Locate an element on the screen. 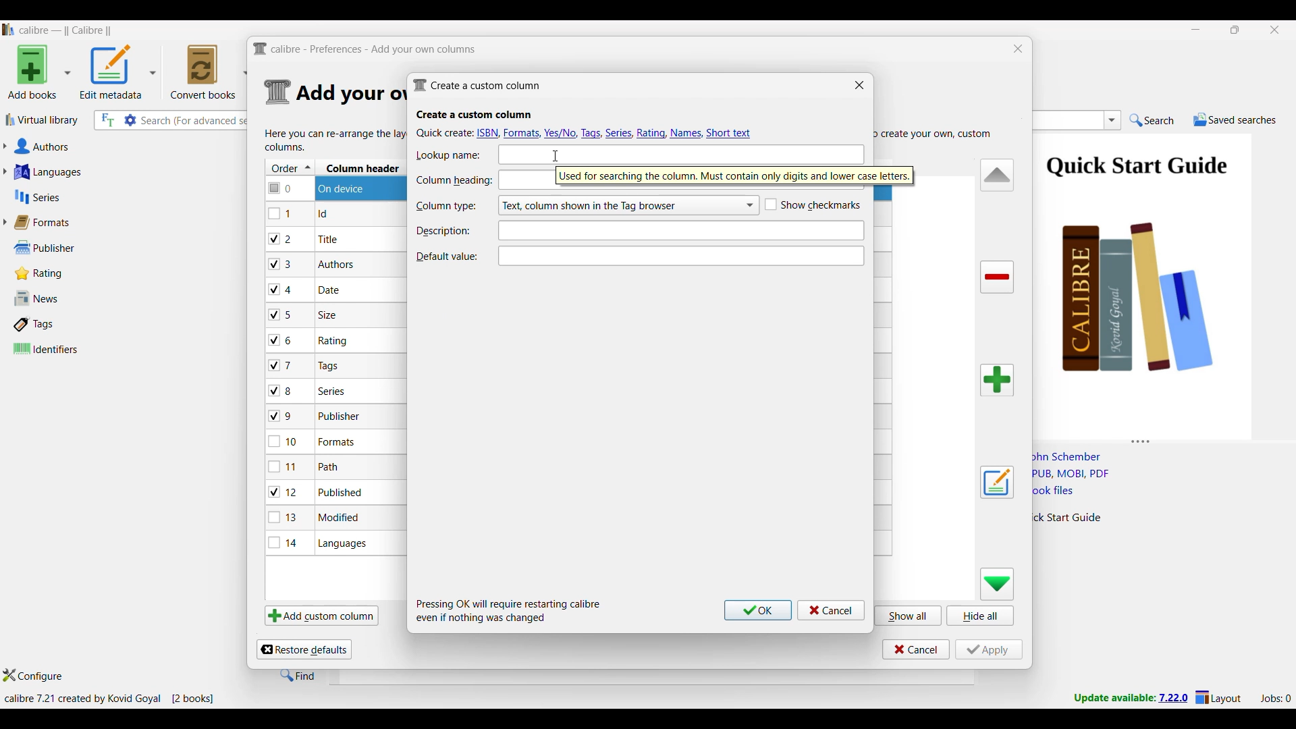 The image size is (1296, 729). Apply is located at coordinates (989, 649).